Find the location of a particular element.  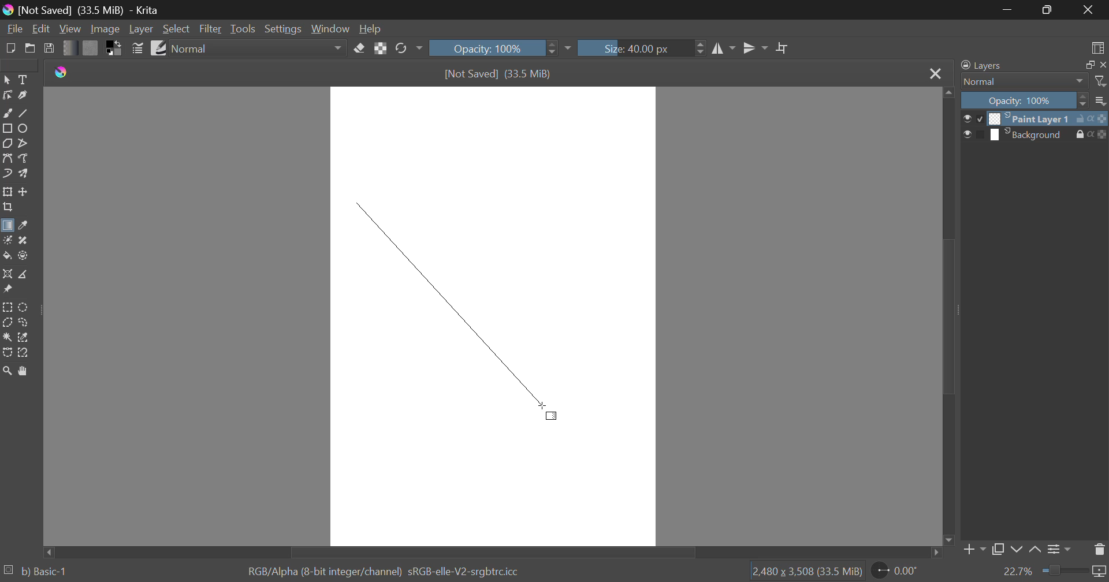

File is located at coordinates (13, 28).